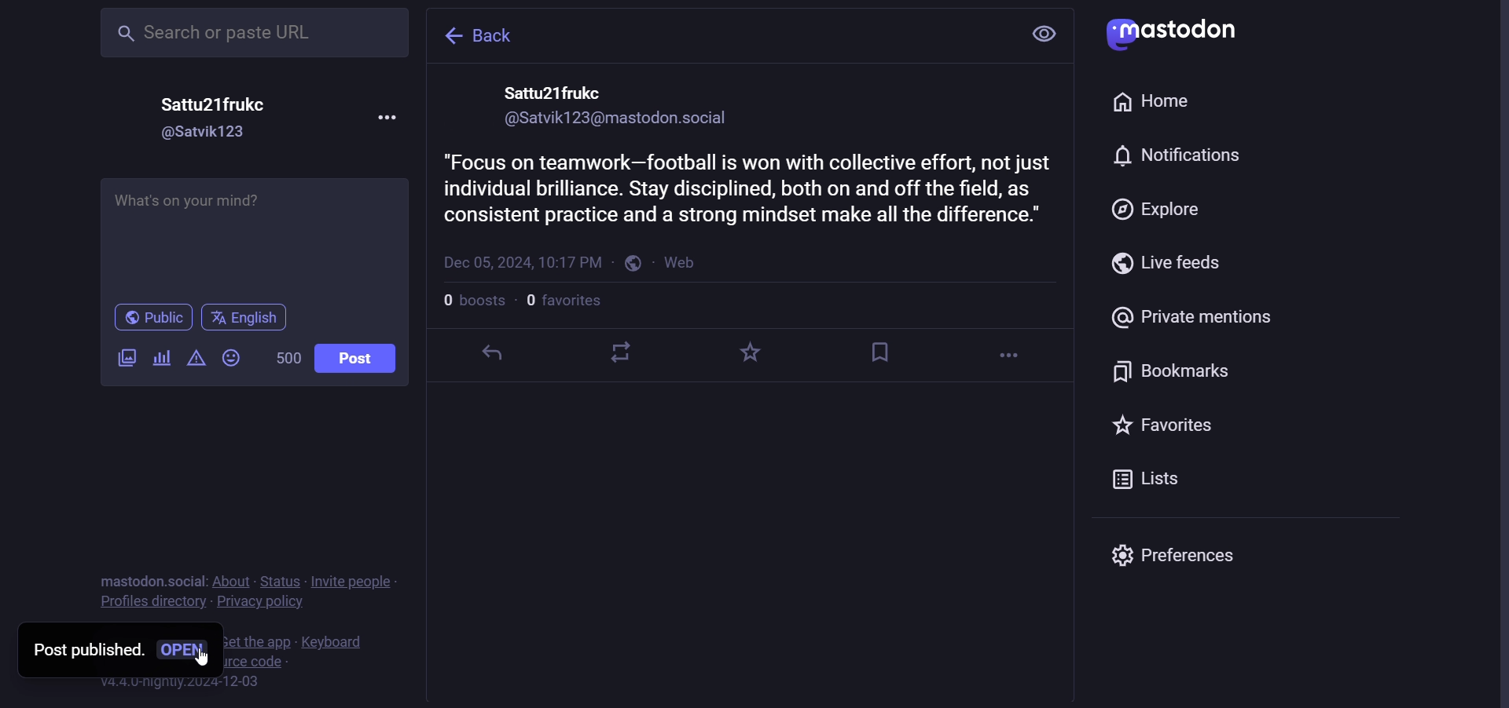  Describe the element at coordinates (262, 235) in the screenshot. I see `football advise` at that location.